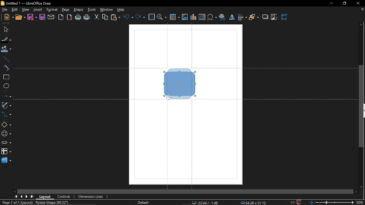  What do you see at coordinates (193, 17) in the screenshot?
I see `insert chart` at bounding box center [193, 17].